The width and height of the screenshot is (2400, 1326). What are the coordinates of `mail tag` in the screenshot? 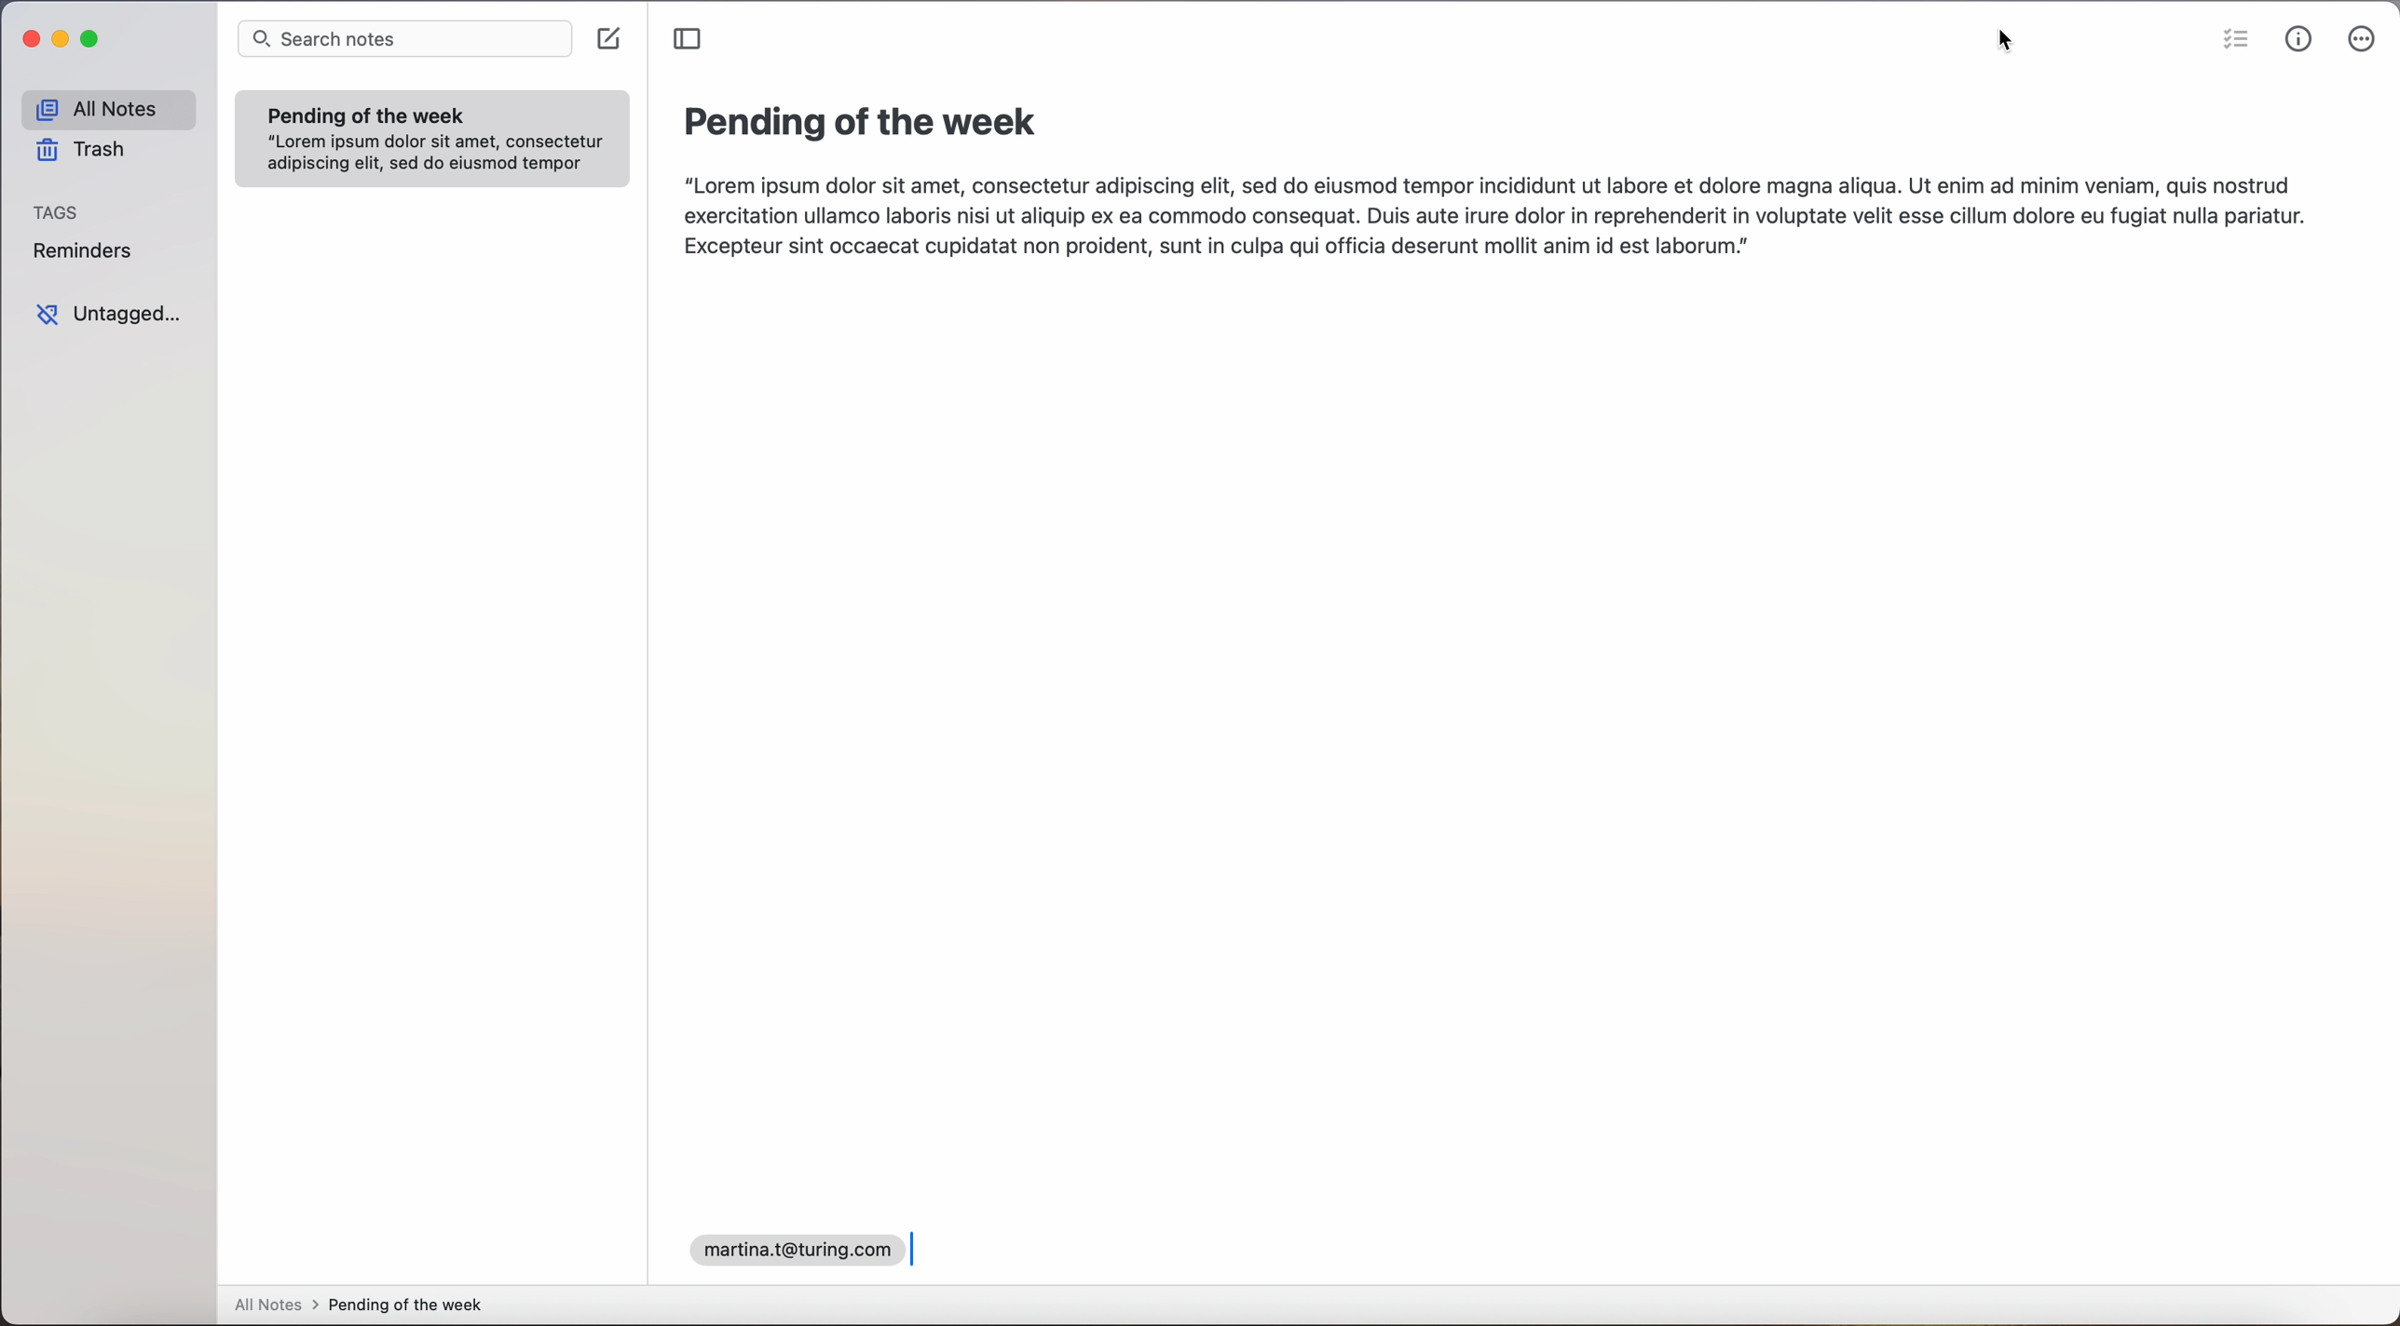 It's located at (792, 1248).